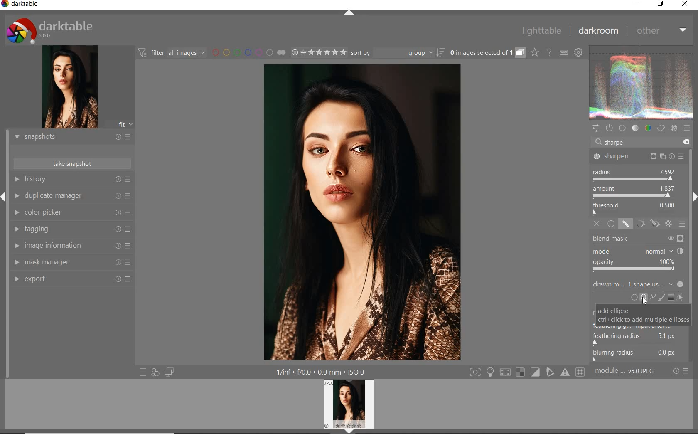  Describe the element at coordinates (579, 52) in the screenshot. I see `show global preferences` at that location.